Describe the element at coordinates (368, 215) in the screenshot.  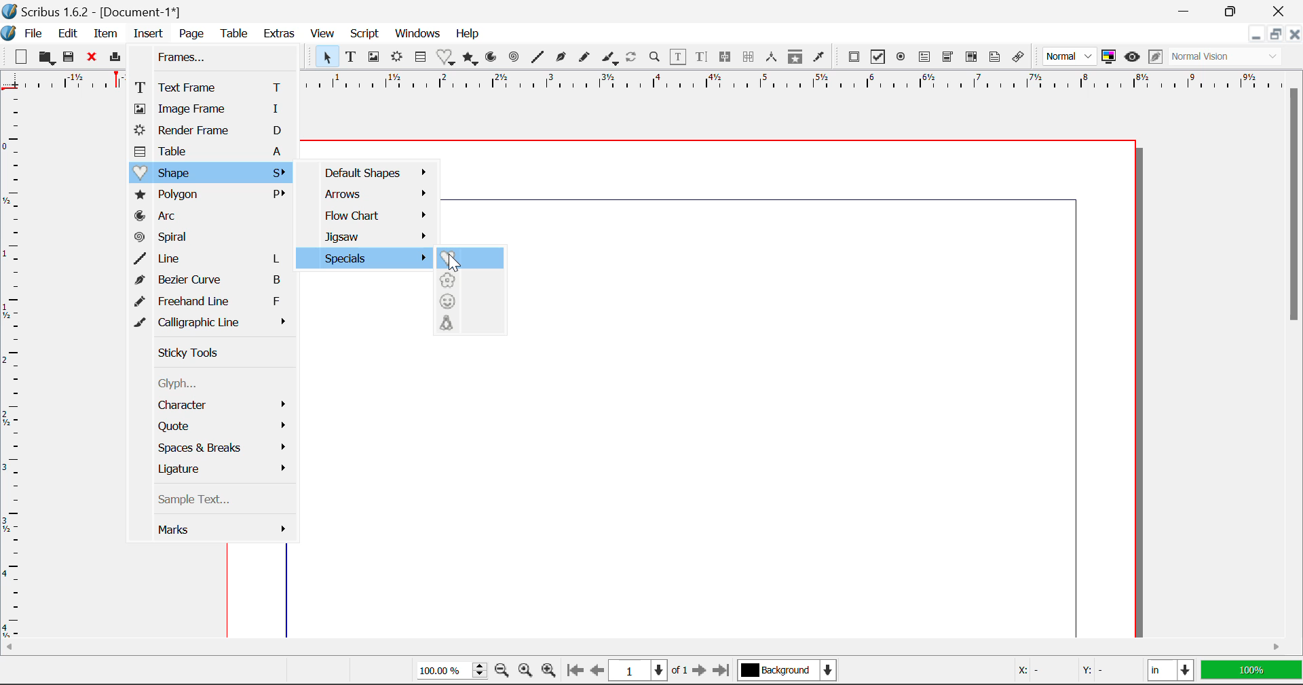
I see `Flow Chart` at that location.